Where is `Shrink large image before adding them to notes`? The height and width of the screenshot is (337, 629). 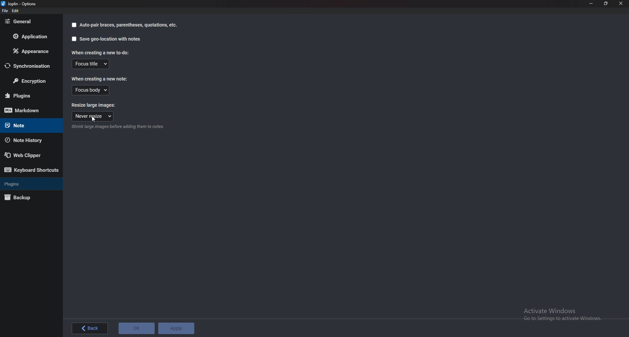 Shrink large image before adding them to notes is located at coordinates (118, 127).